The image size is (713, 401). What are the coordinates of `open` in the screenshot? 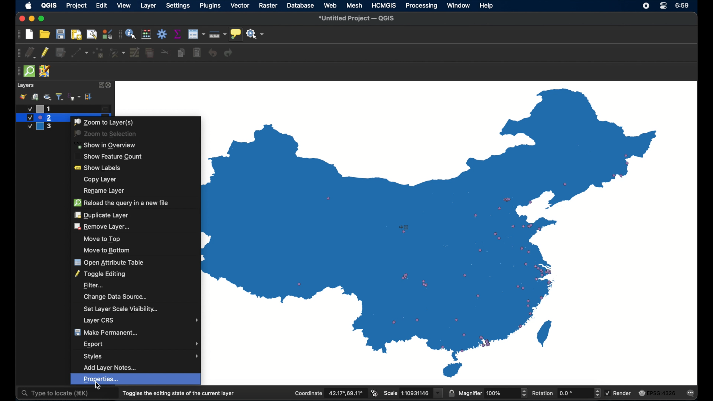 It's located at (45, 34).